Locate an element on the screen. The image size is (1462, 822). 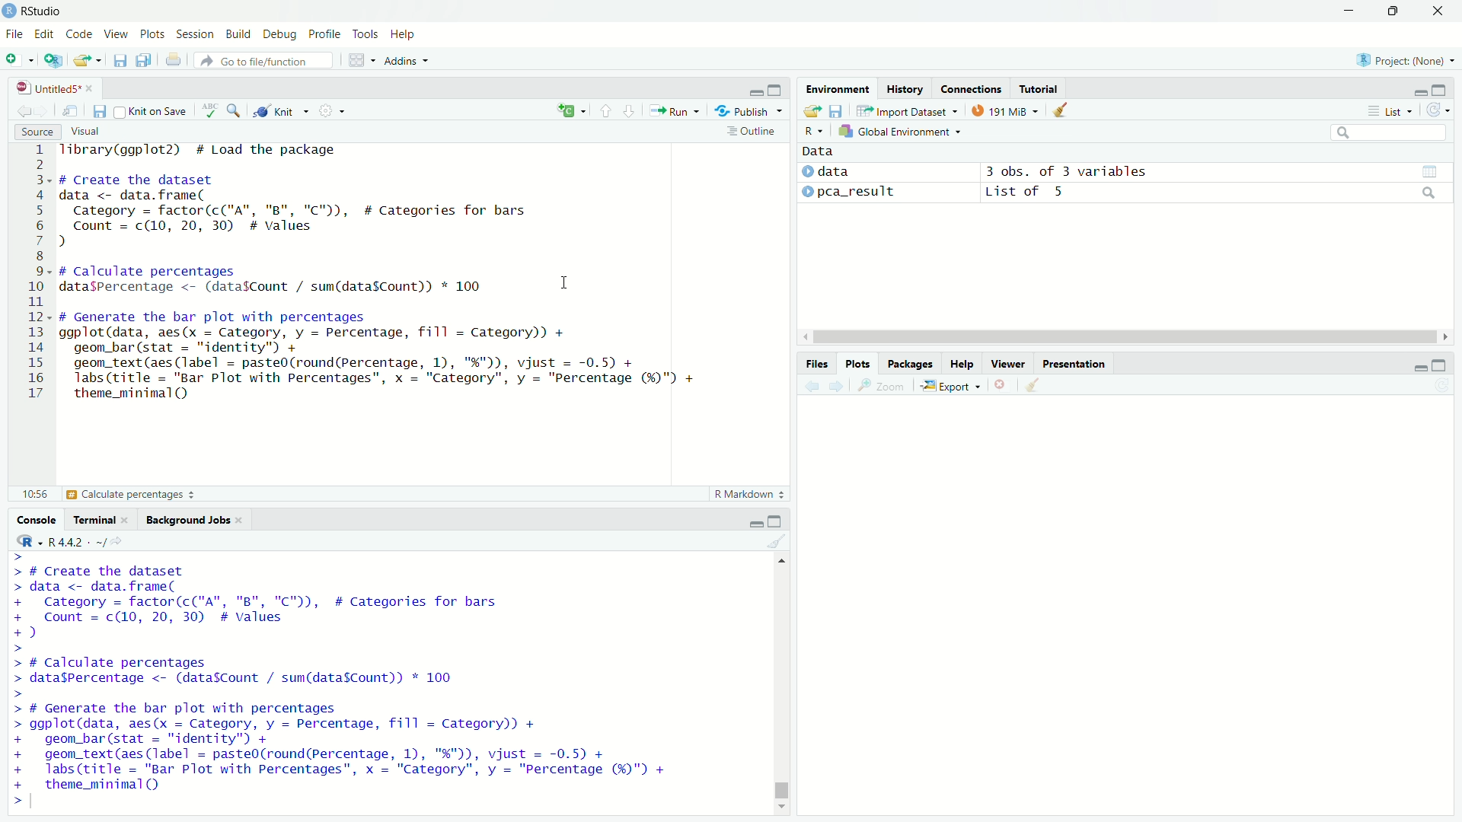
new project is located at coordinates (53, 61).